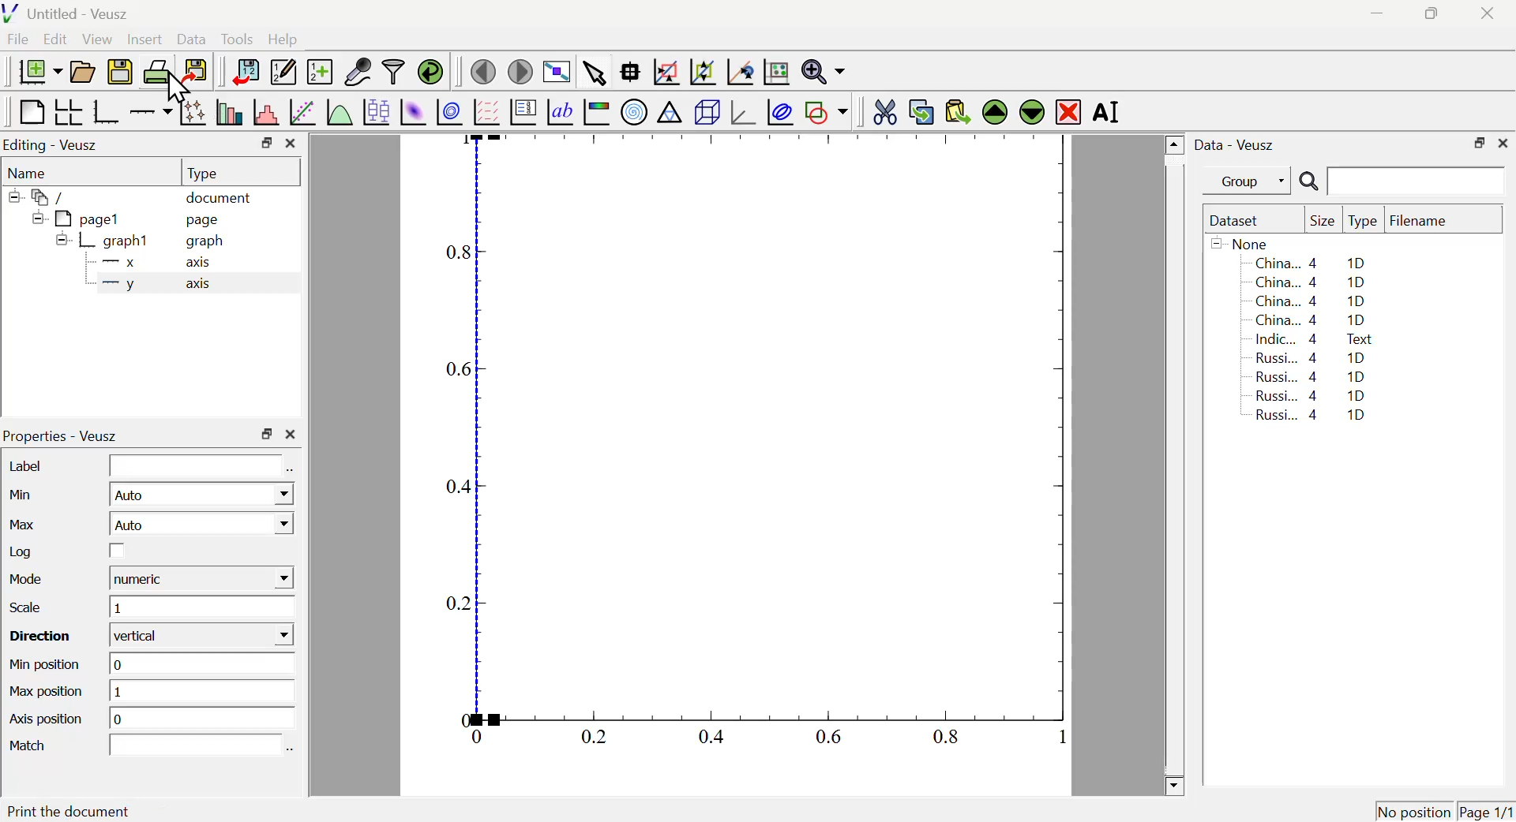 The width and height of the screenshot is (1516, 822). What do you see at coordinates (237, 40) in the screenshot?
I see `Tools` at bounding box center [237, 40].